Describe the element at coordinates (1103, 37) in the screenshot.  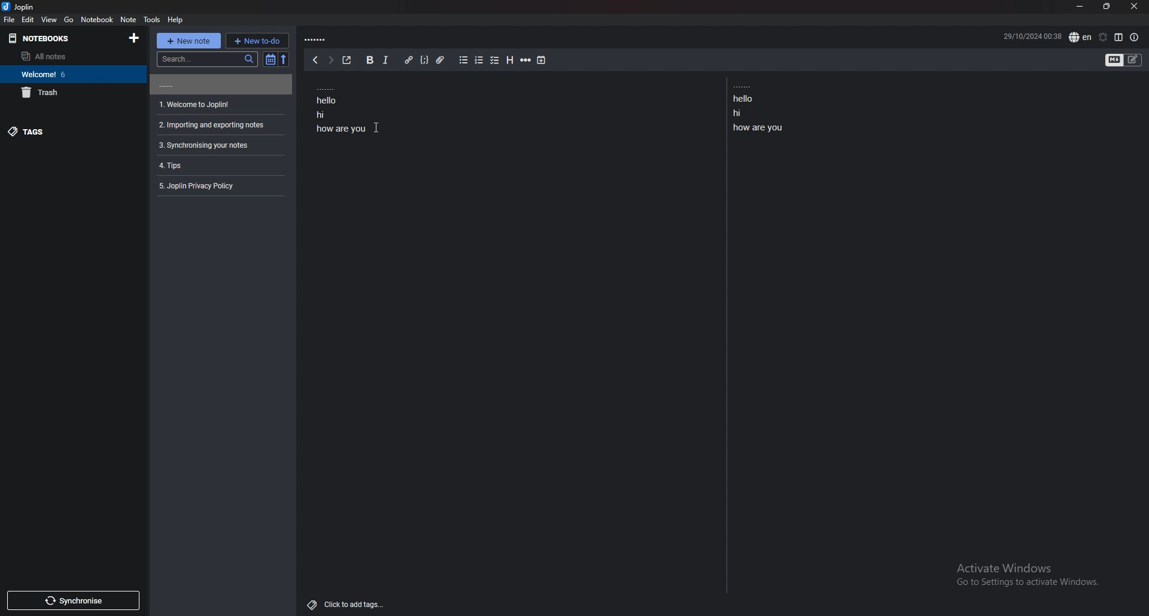
I see `set alarm` at that location.